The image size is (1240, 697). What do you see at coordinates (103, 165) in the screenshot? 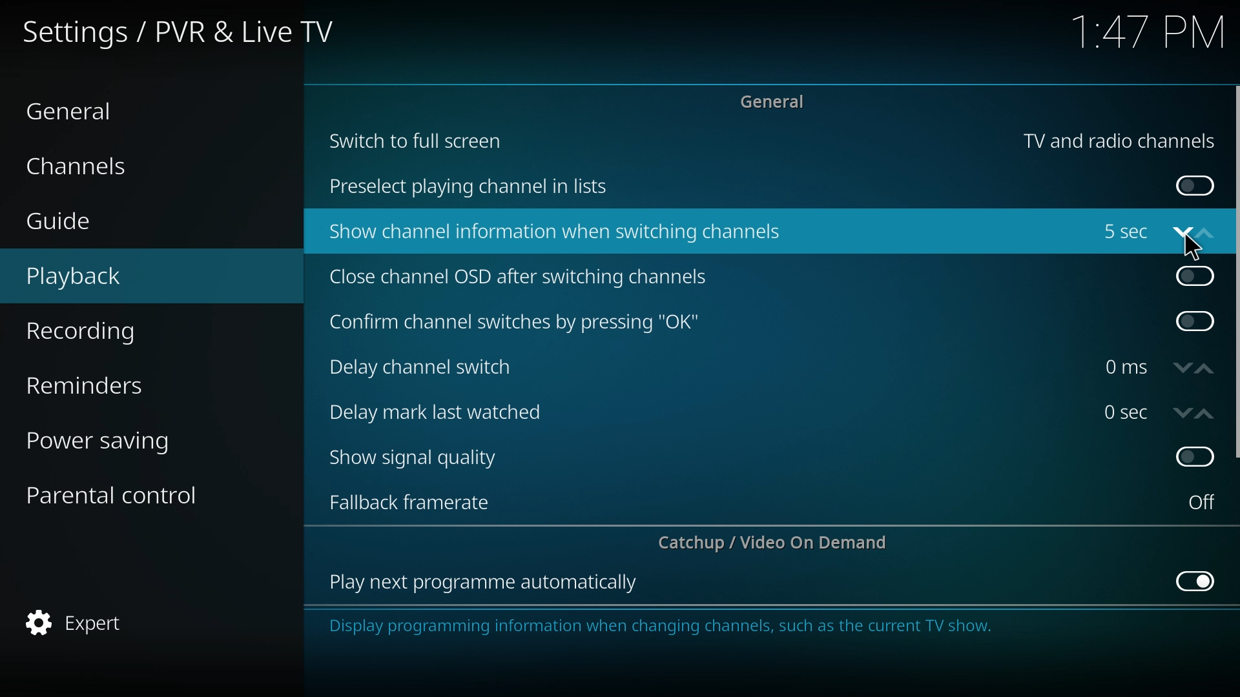
I see `channels` at bounding box center [103, 165].